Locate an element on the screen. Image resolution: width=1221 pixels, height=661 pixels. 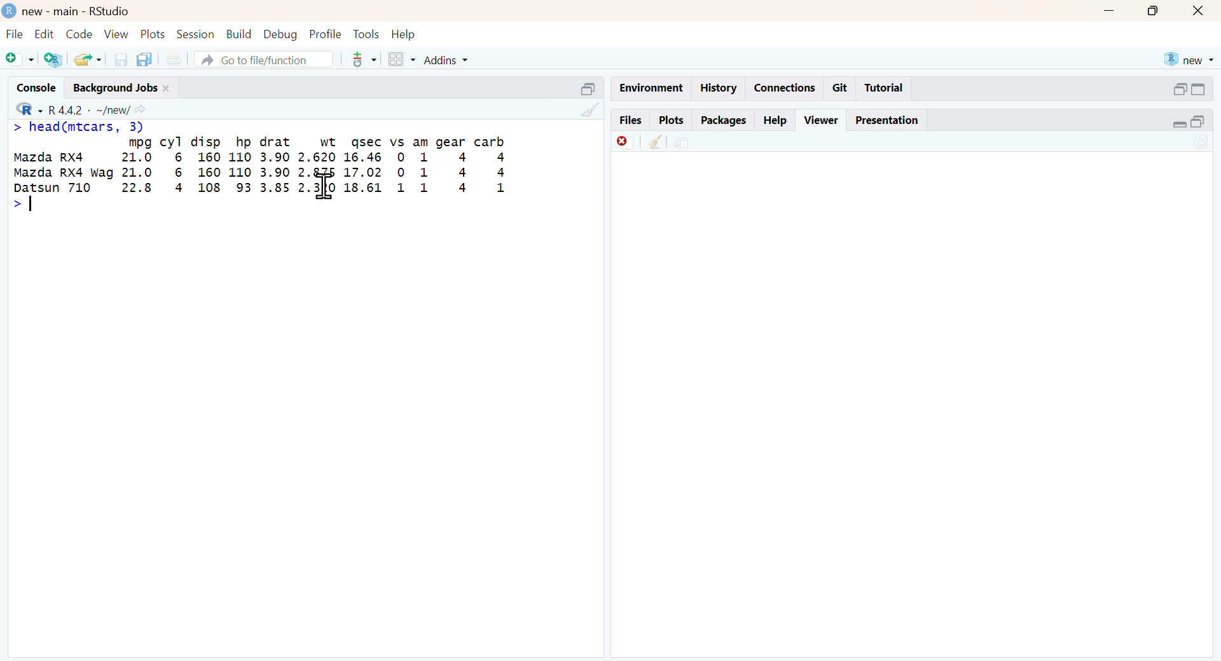
Show in new window is located at coordinates (682, 141).